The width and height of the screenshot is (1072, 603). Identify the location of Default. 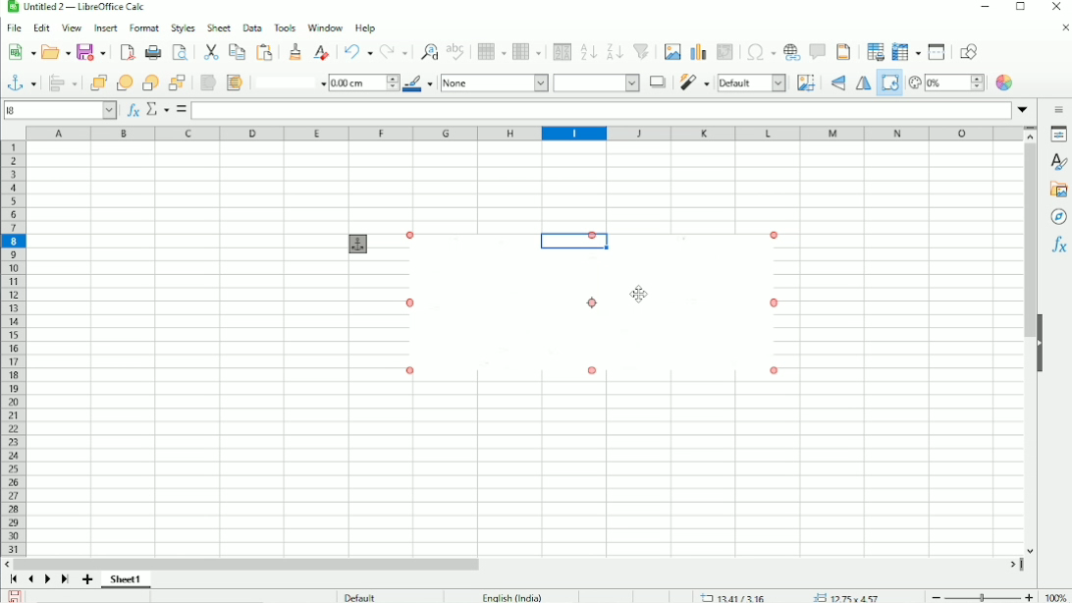
(753, 83).